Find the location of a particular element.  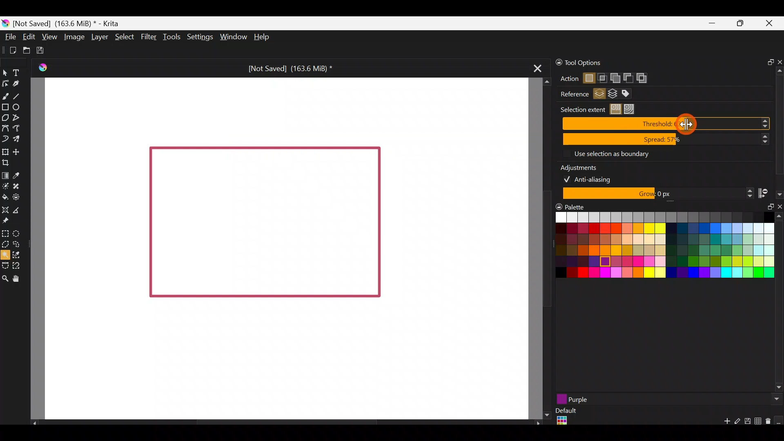

Color palette is located at coordinates (657, 248).